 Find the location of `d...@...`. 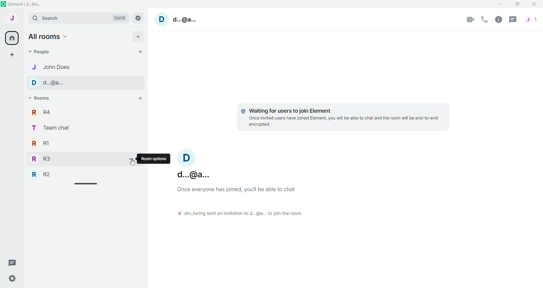

d...@... is located at coordinates (85, 83).